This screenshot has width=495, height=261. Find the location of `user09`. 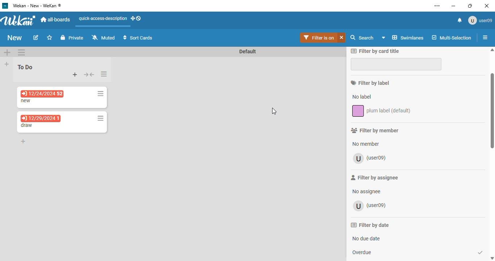

user09 is located at coordinates (370, 206).